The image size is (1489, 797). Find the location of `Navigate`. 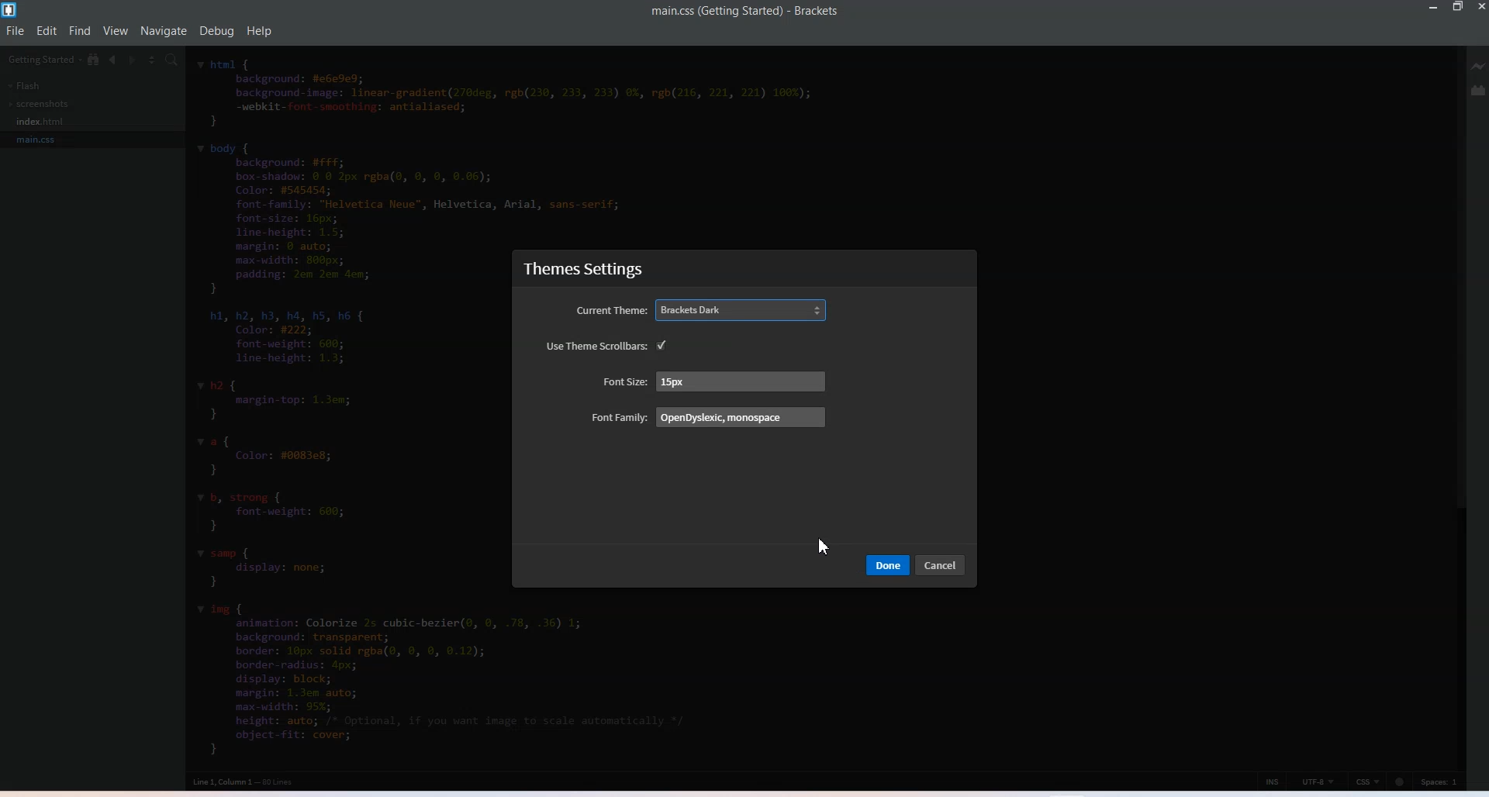

Navigate is located at coordinates (164, 31).